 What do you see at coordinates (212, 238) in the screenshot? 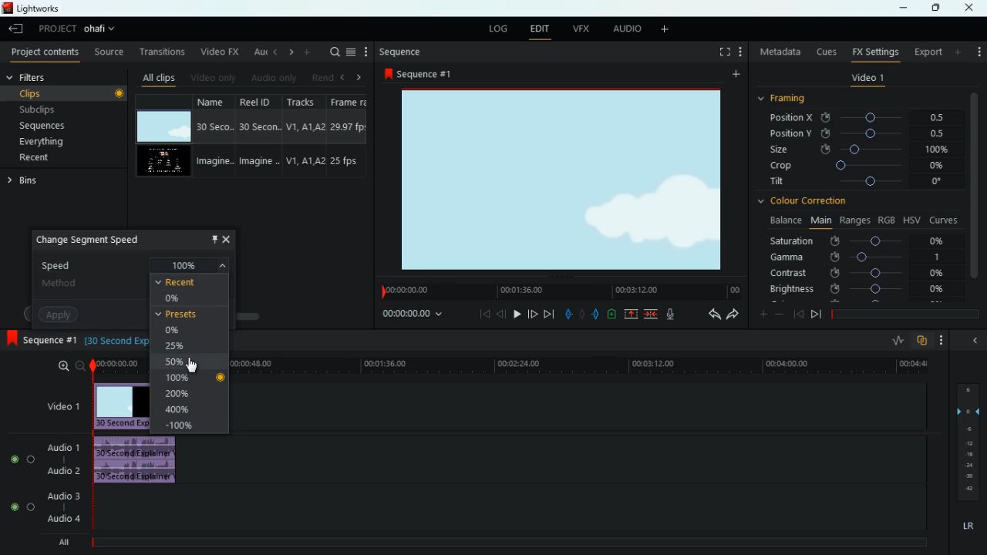
I see `pin` at bounding box center [212, 238].